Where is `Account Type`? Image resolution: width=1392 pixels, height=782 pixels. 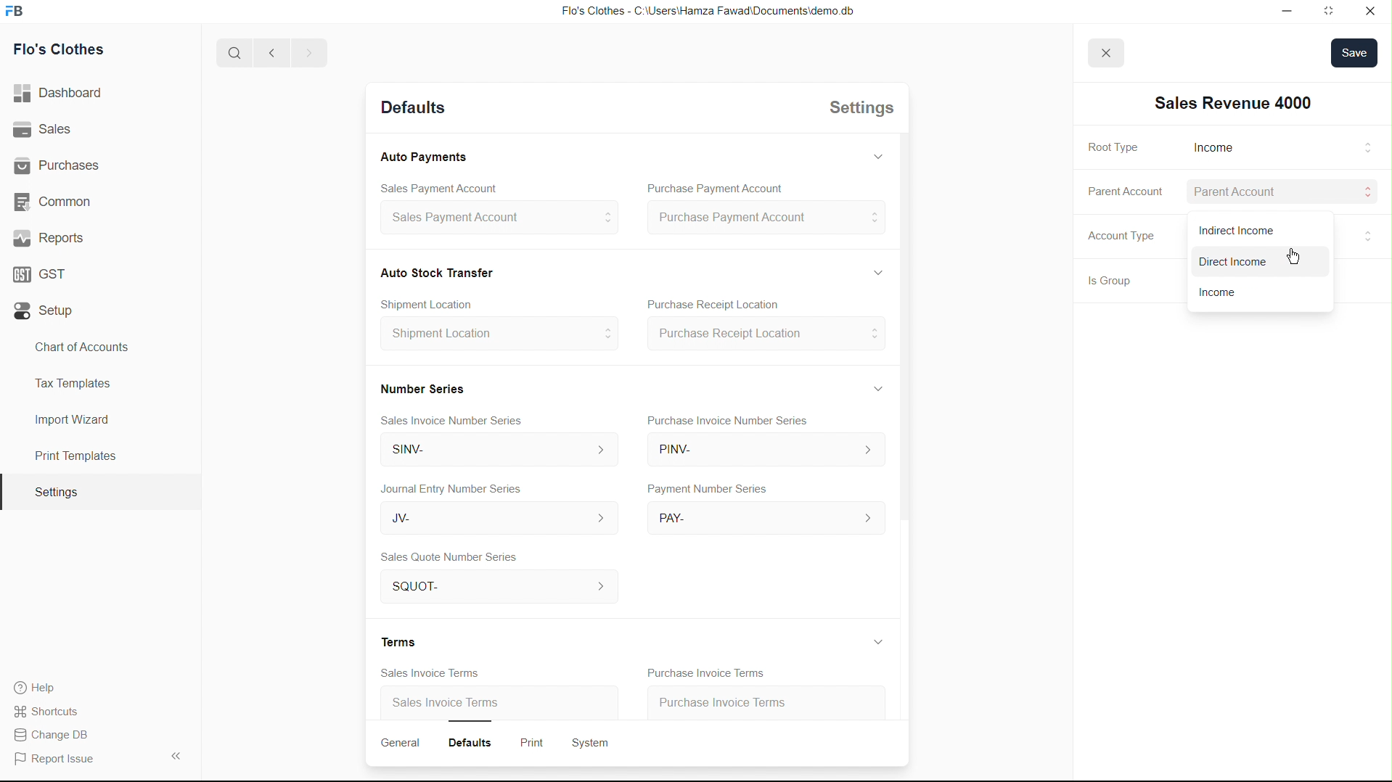 Account Type is located at coordinates (1118, 239).